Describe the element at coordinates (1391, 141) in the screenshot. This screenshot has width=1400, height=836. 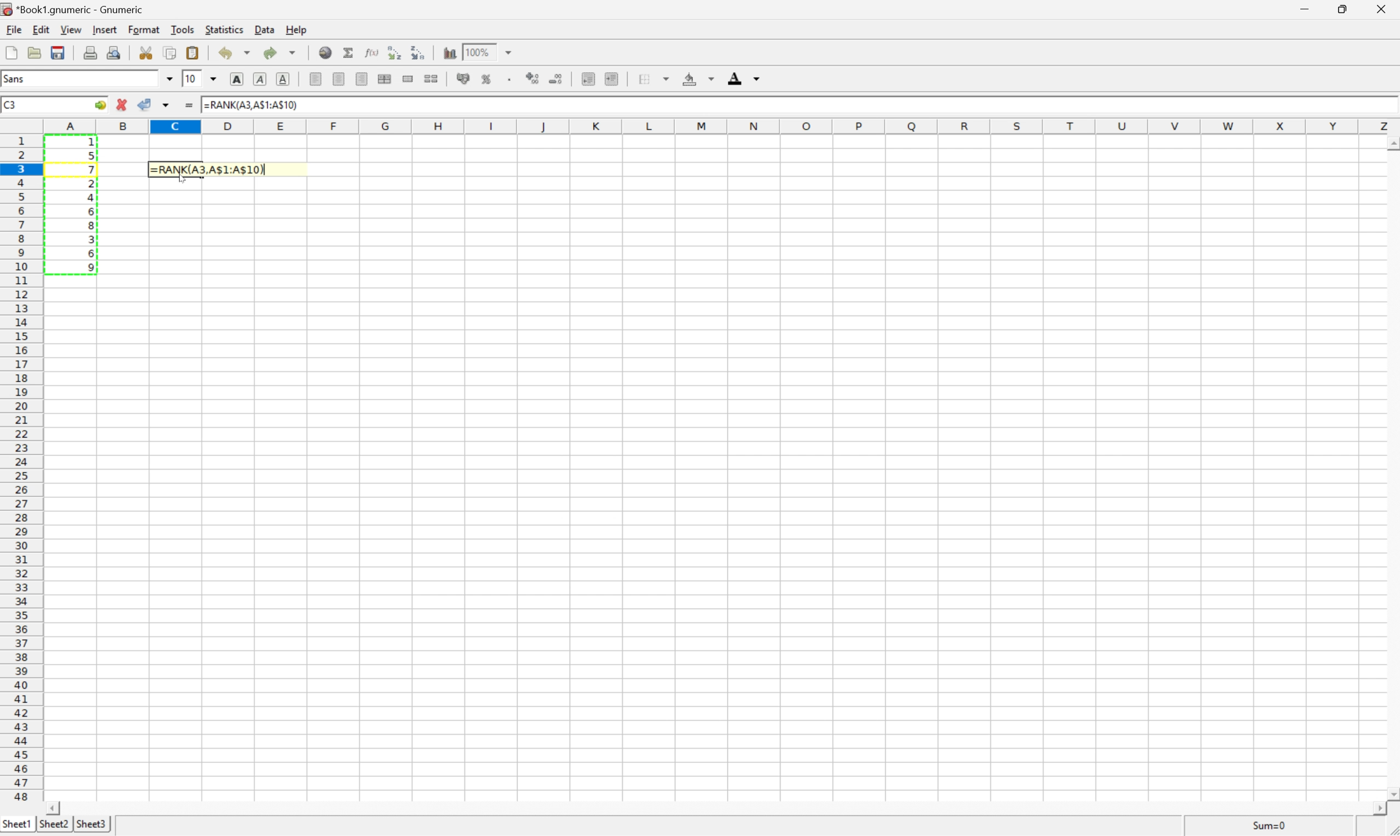
I see `scroll up` at that location.